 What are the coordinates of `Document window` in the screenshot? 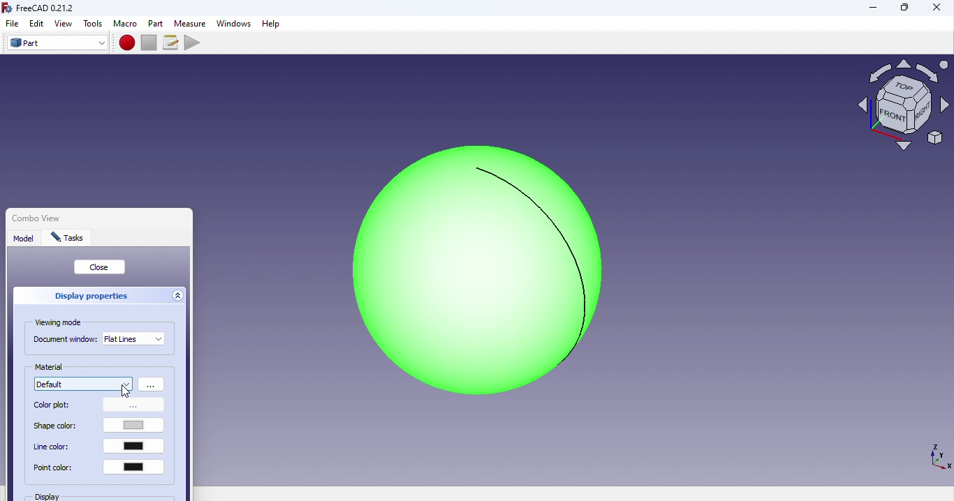 It's located at (65, 341).